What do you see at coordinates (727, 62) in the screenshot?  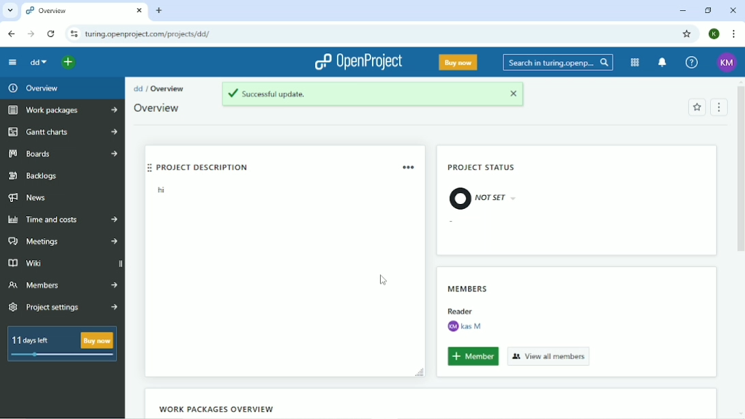 I see `Account` at bounding box center [727, 62].